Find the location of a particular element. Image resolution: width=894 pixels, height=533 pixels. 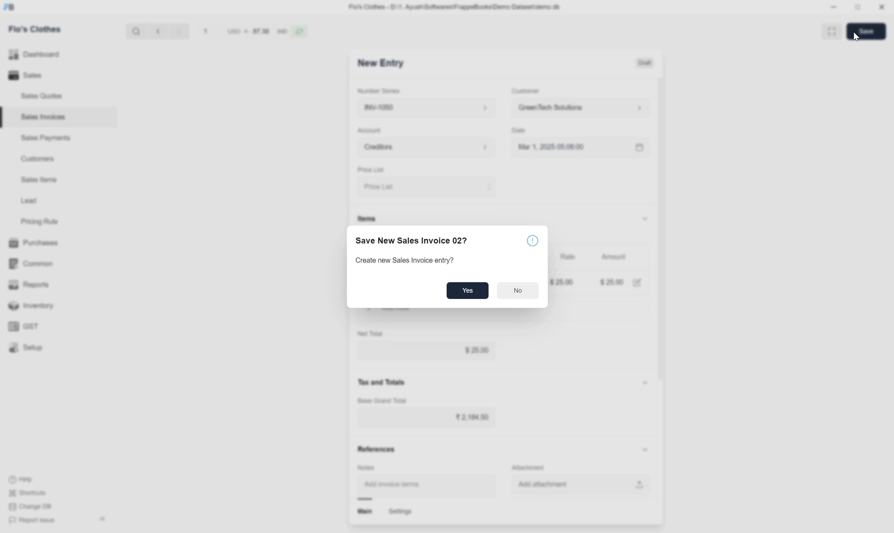

main is located at coordinates (365, 512).